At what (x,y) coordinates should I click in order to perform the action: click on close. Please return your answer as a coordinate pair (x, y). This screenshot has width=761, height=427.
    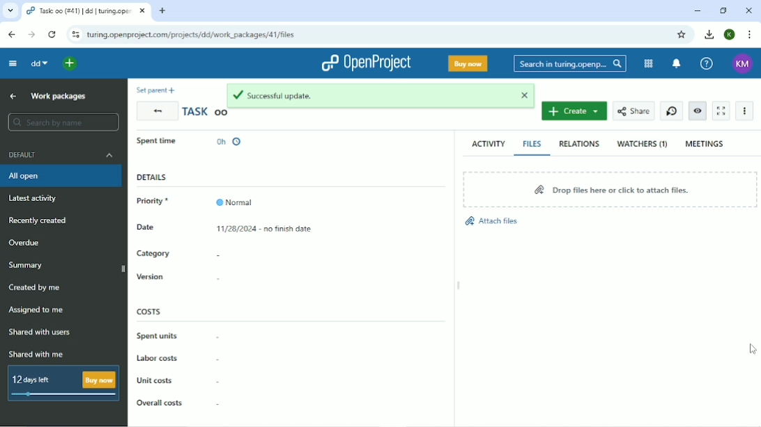
    Looking at the image, I should click on (525, 96).